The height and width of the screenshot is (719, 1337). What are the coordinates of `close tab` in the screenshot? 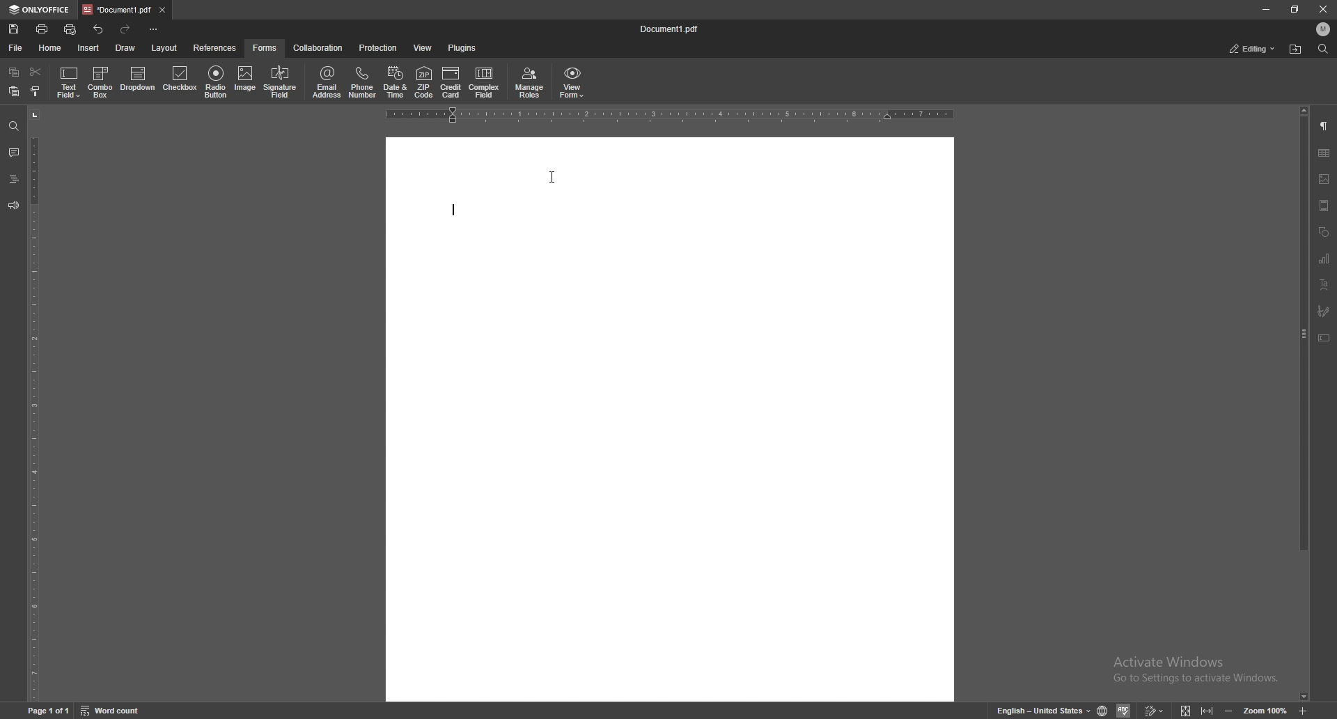 It's located at (164, 10).